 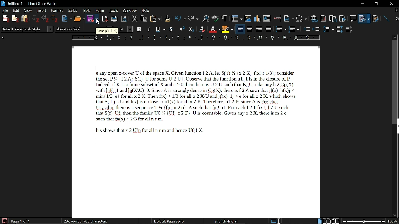 What do you see at coordinates (214, 28) in the screenshot?
I see `Subscript` at bounding box center [214, 28].